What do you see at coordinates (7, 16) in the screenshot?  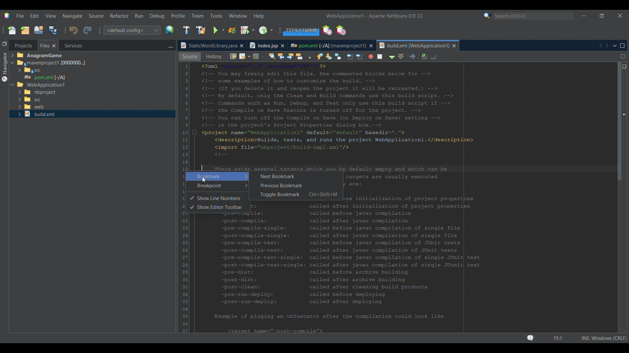 I see `Software logo` at bounding box center [7, 16].